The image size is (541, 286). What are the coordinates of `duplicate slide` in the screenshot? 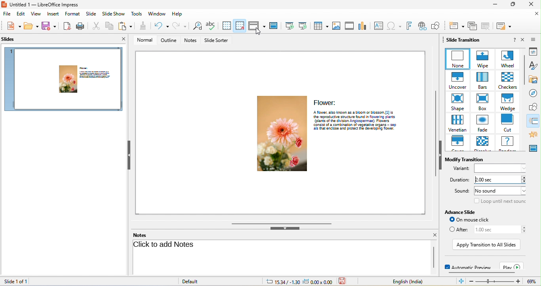 It's located at (472, 26).